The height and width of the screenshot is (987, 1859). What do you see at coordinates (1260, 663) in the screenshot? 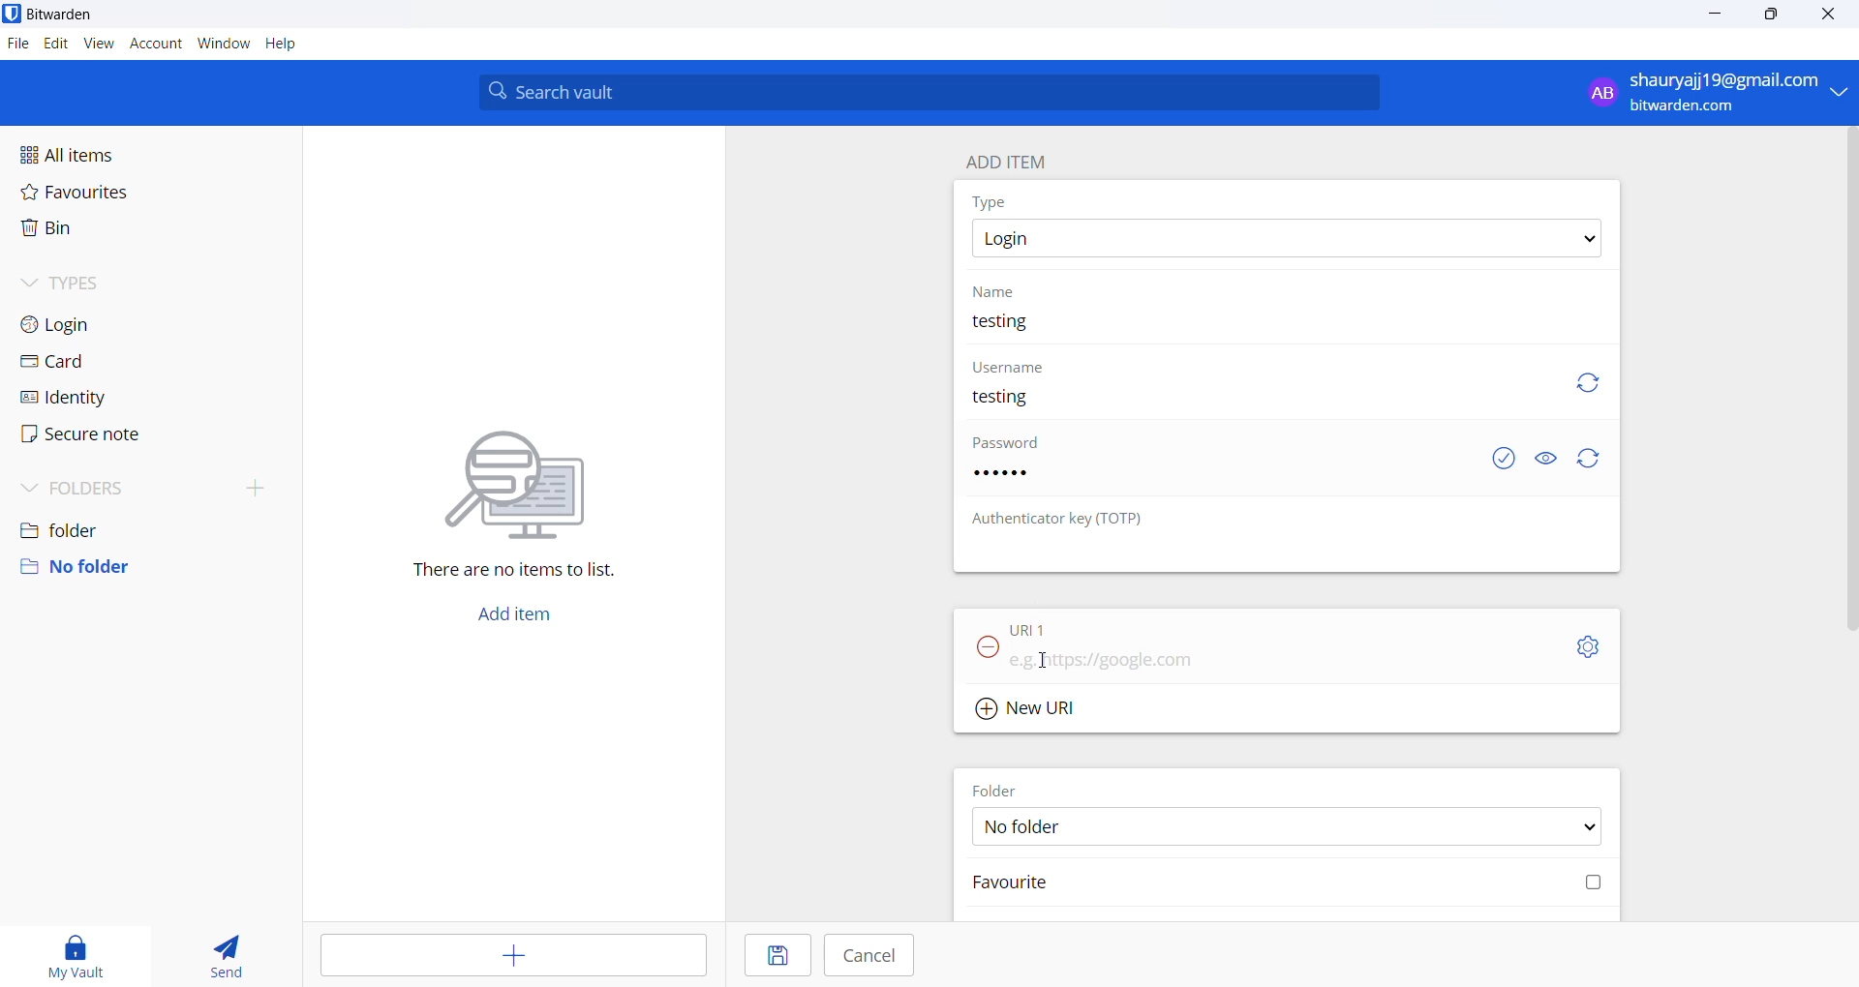
I see `URL input` at bounding box center [1260, 663].